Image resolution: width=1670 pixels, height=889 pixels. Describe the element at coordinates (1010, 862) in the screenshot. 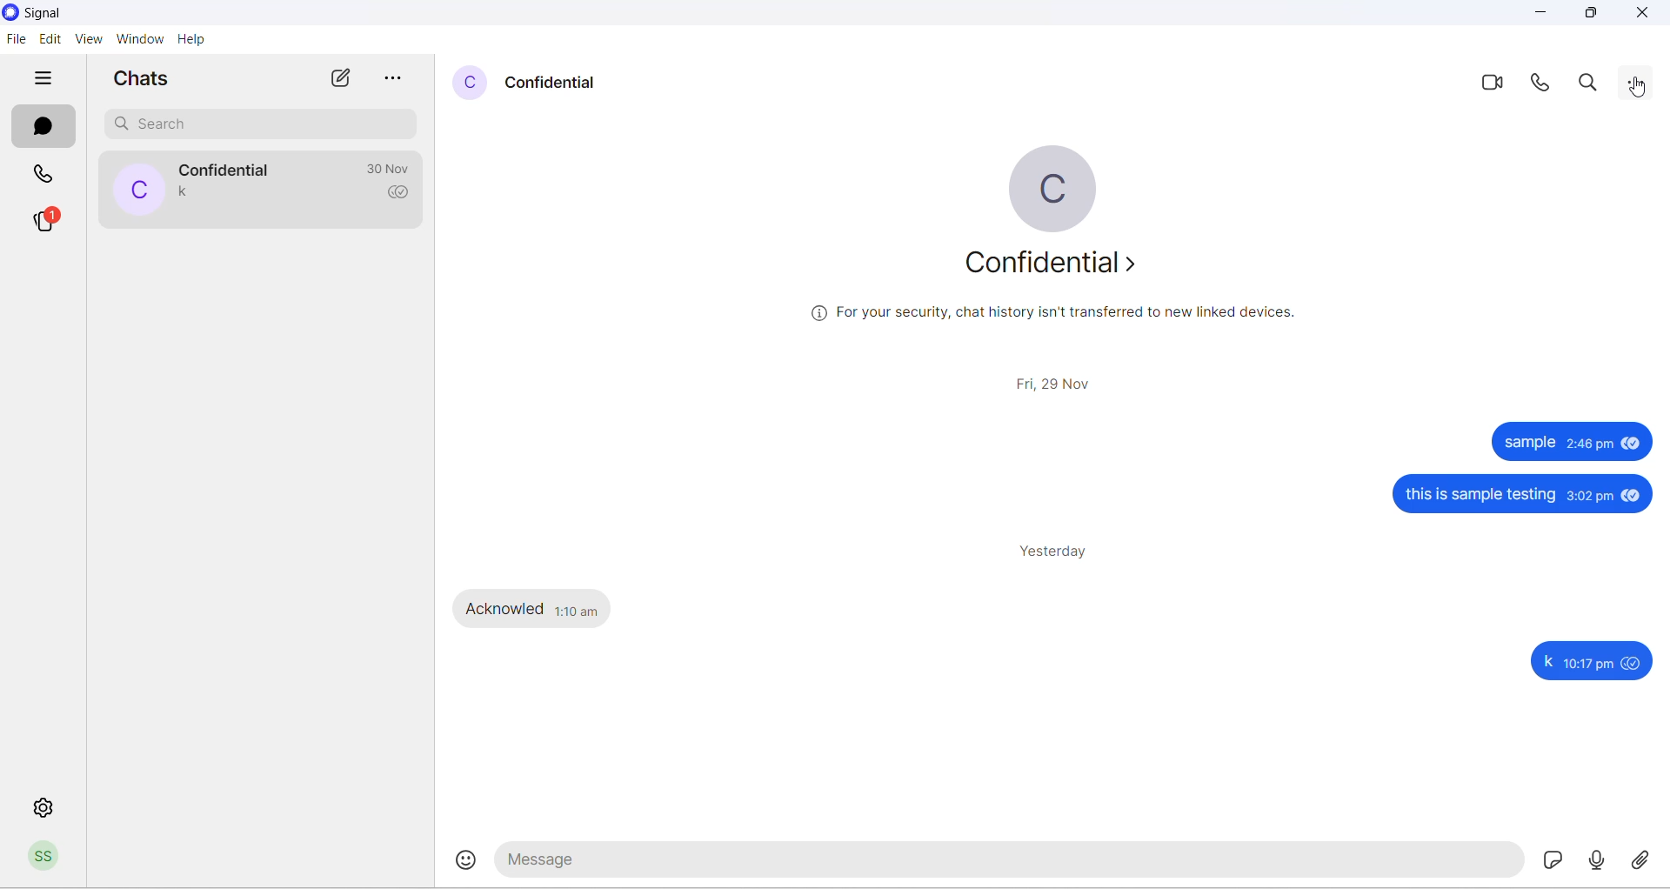

I see `message text area` at that location.